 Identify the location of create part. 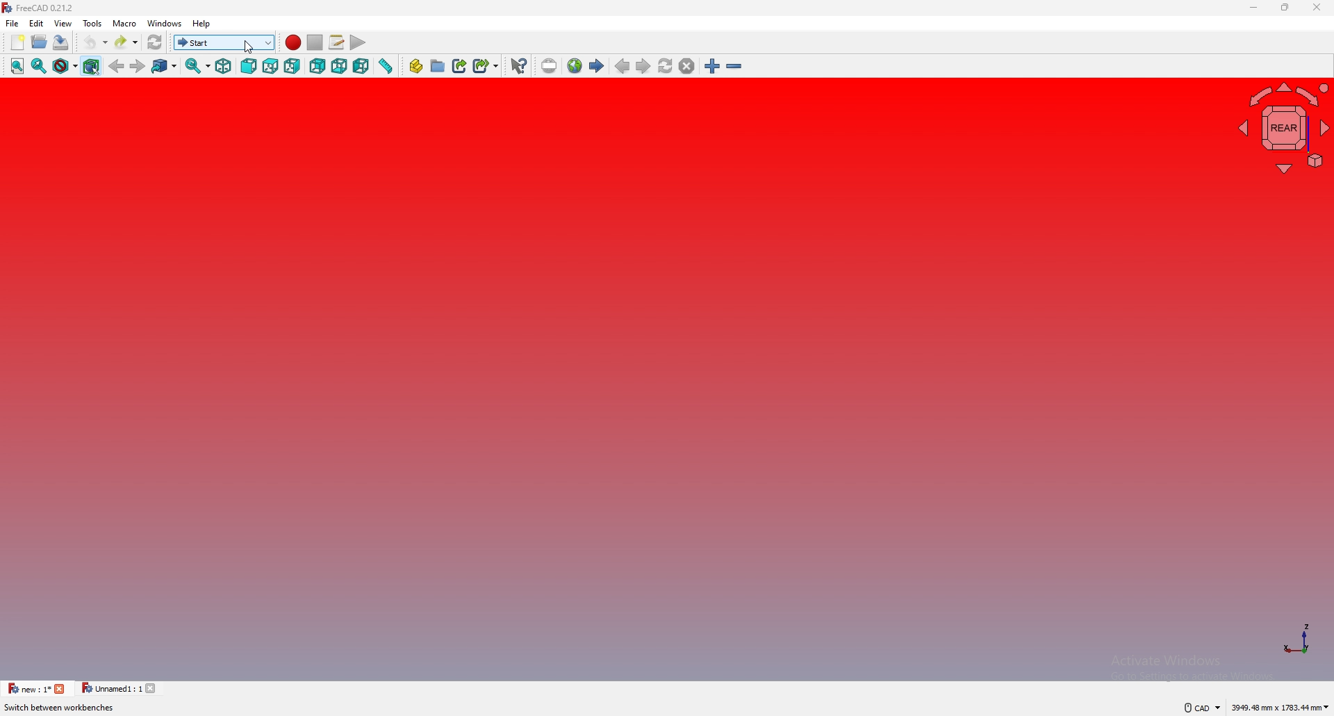
(415, 66).